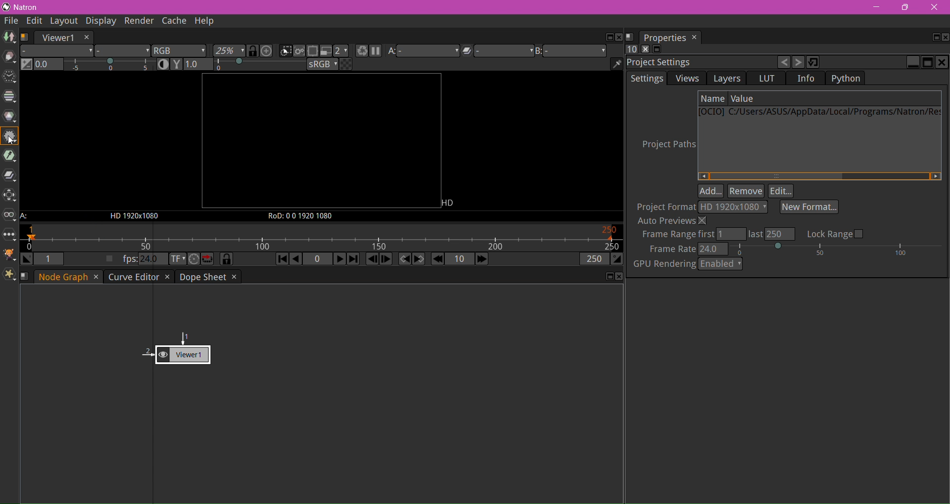  What do you see at coordinates (10, 276) in the screenshot?
I see `Extra` at bounding box center [10, 276].